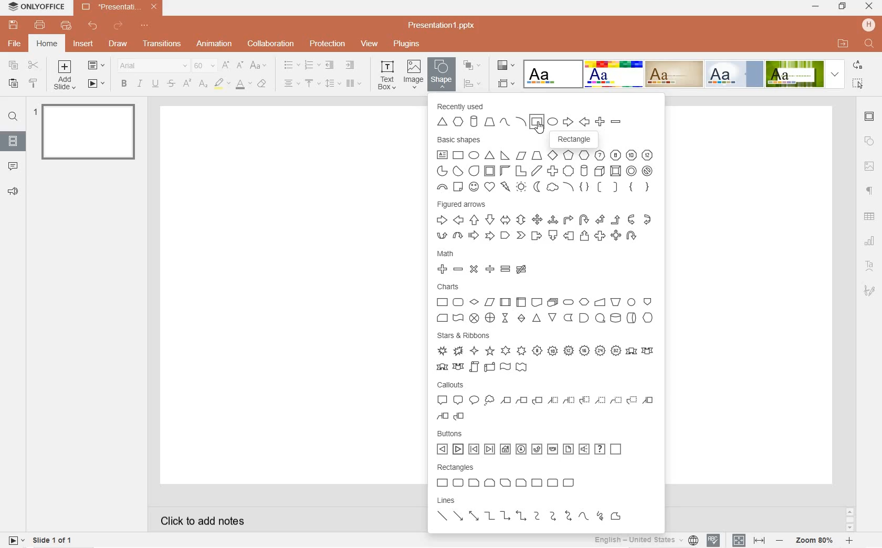 The image size is (882, 548). What do you see at coordinates (537, 236) in the screenshot?
I see `Right arrow callout` at bounding box center [537, 236].